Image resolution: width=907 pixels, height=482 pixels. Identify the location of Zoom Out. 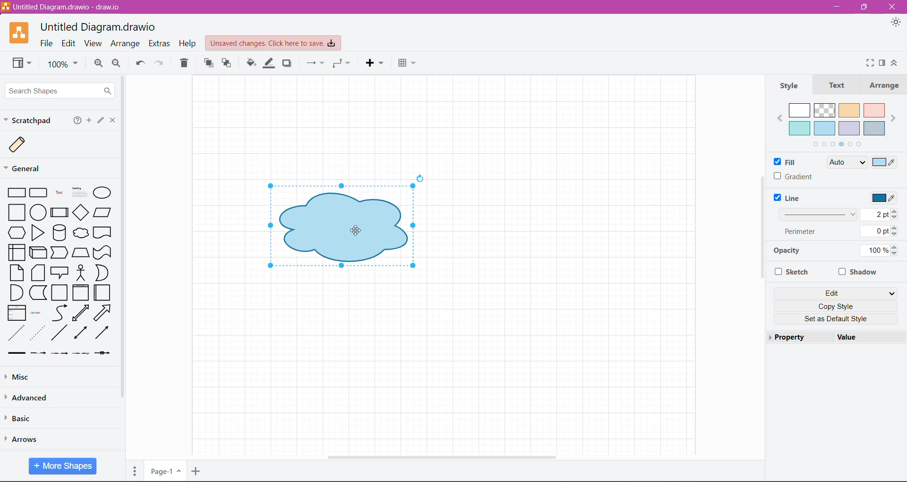
(117, 63).